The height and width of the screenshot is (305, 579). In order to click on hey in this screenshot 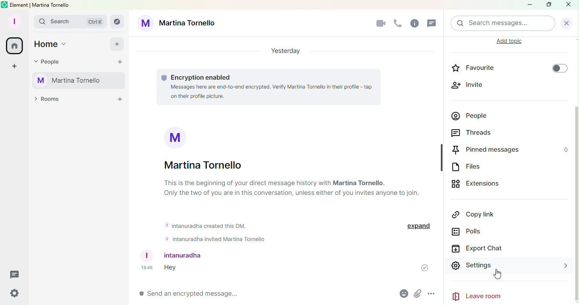, I will do `click(173, 268)`.